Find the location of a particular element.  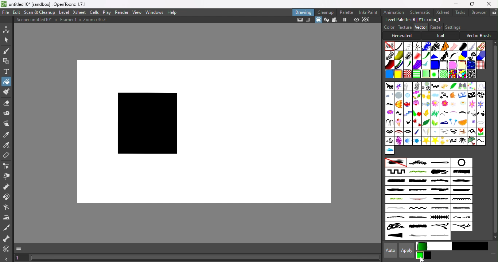

Curl is located at coordinates (472, 55).